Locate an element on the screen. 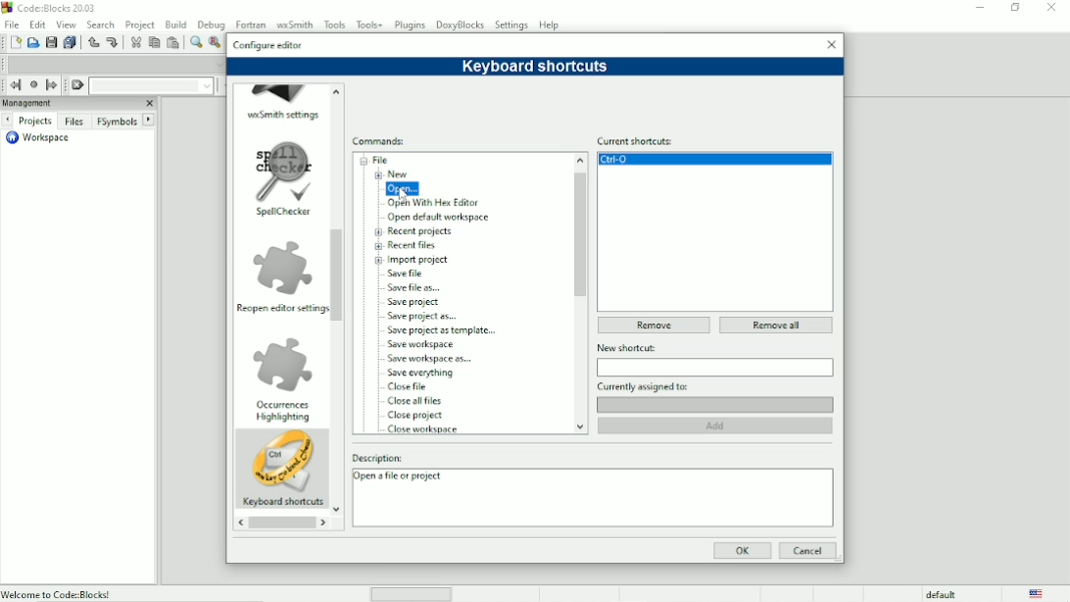 The width and height of the screenshot is (1070, 602). Replace is located at coordinates (216, 43).